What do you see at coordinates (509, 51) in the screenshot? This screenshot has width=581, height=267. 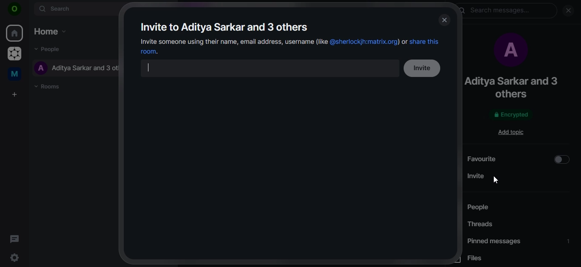 I see `profile picture` at bounding box center [509, 51].